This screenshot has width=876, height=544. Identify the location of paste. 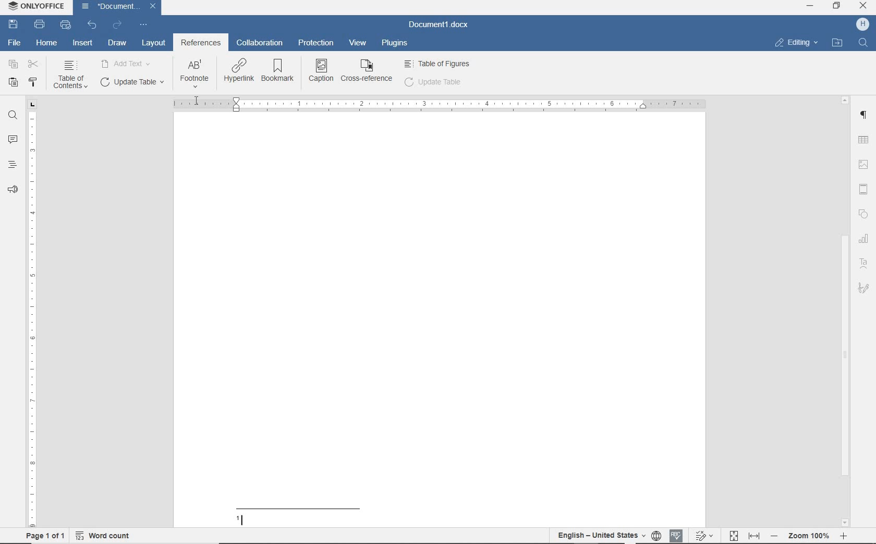
(12, 83).